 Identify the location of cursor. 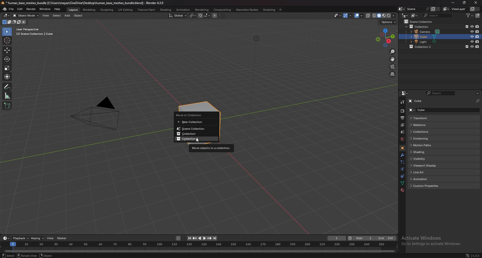
(7, 40).